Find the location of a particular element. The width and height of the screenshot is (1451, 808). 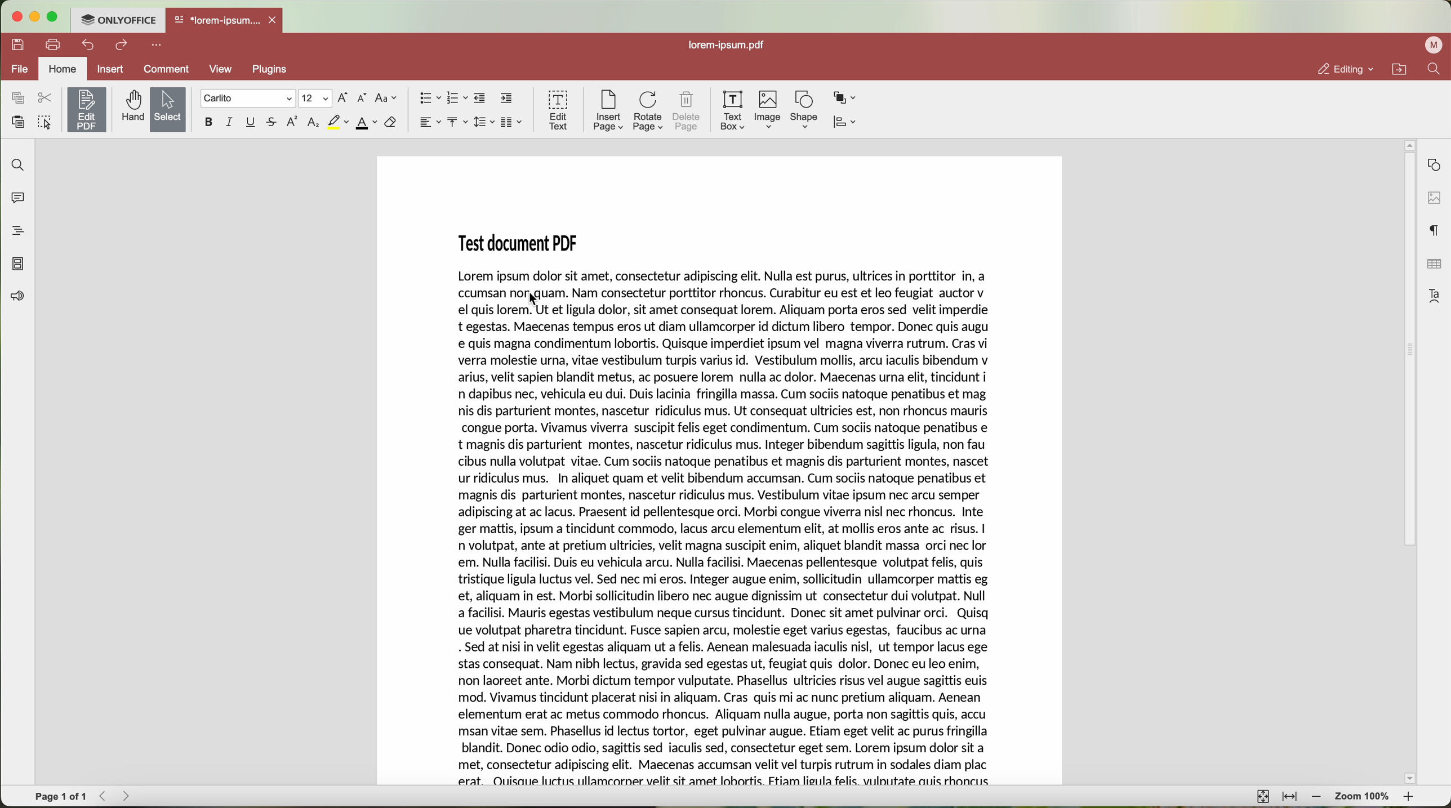

image settings is located at coordinates (1434, 198).